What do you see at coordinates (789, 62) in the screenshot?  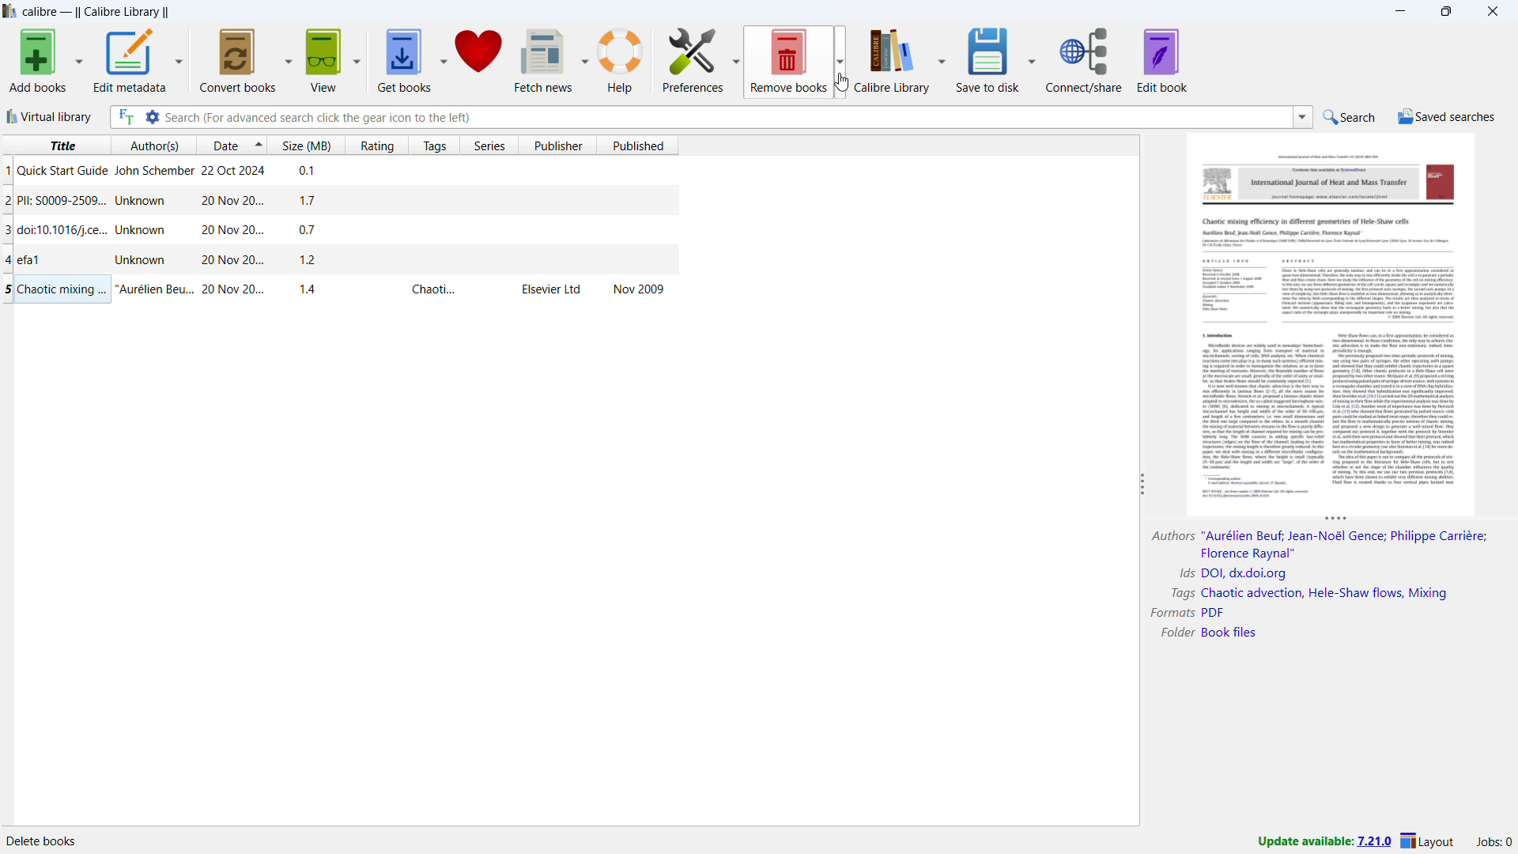 I see `remove books` at bounding box center [789, 62].